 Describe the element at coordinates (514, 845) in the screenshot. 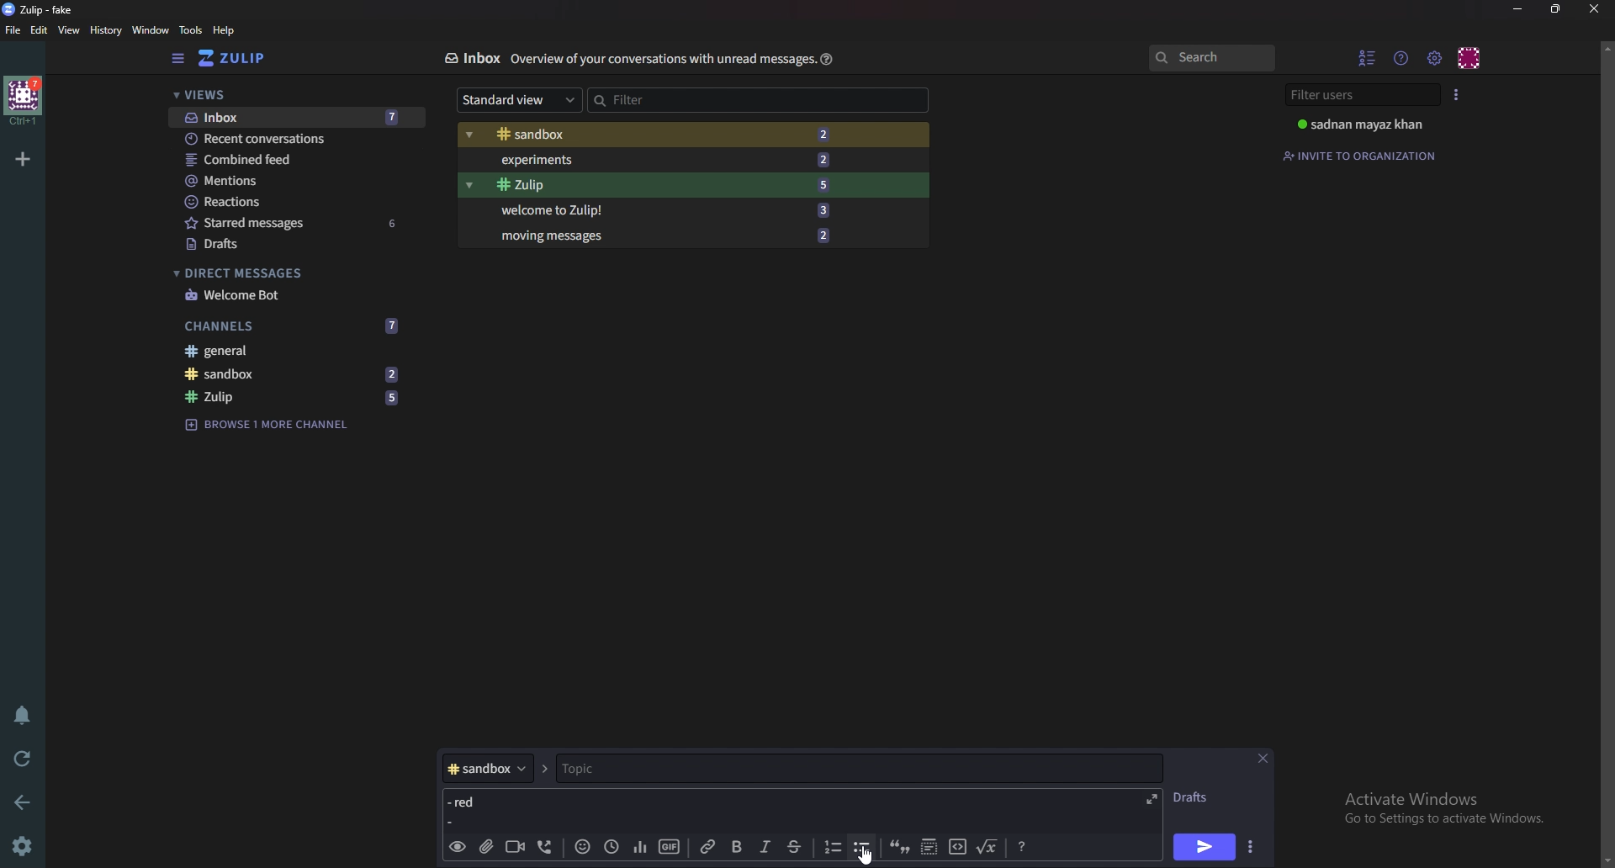

I see `Video call` at that location.